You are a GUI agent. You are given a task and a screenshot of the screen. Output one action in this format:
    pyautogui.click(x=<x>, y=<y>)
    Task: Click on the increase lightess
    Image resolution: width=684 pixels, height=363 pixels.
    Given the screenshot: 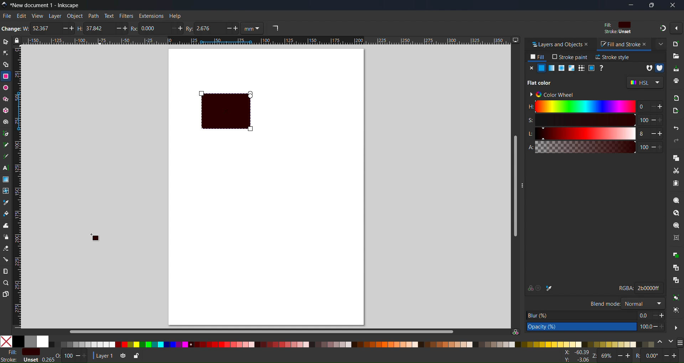 What is the action you would take?
    pyautogui.click(x=661, y=133)
    